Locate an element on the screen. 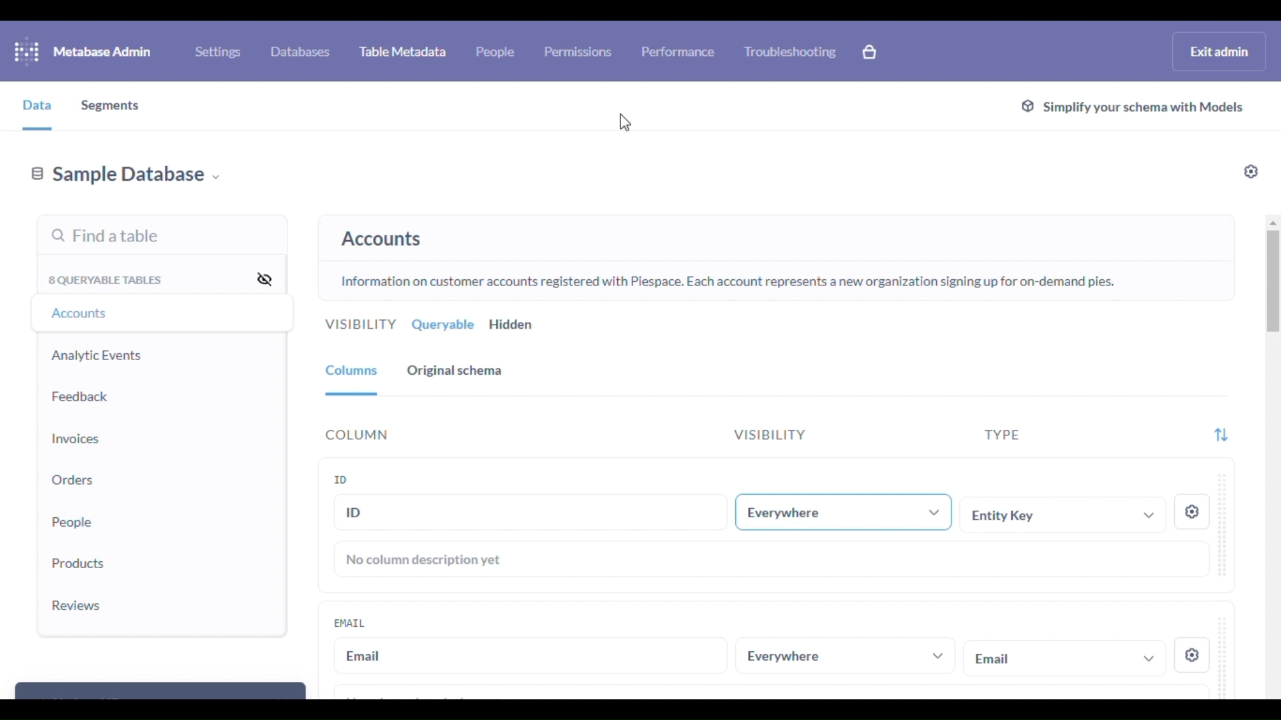  settings is located at coordinates (1252, 171).